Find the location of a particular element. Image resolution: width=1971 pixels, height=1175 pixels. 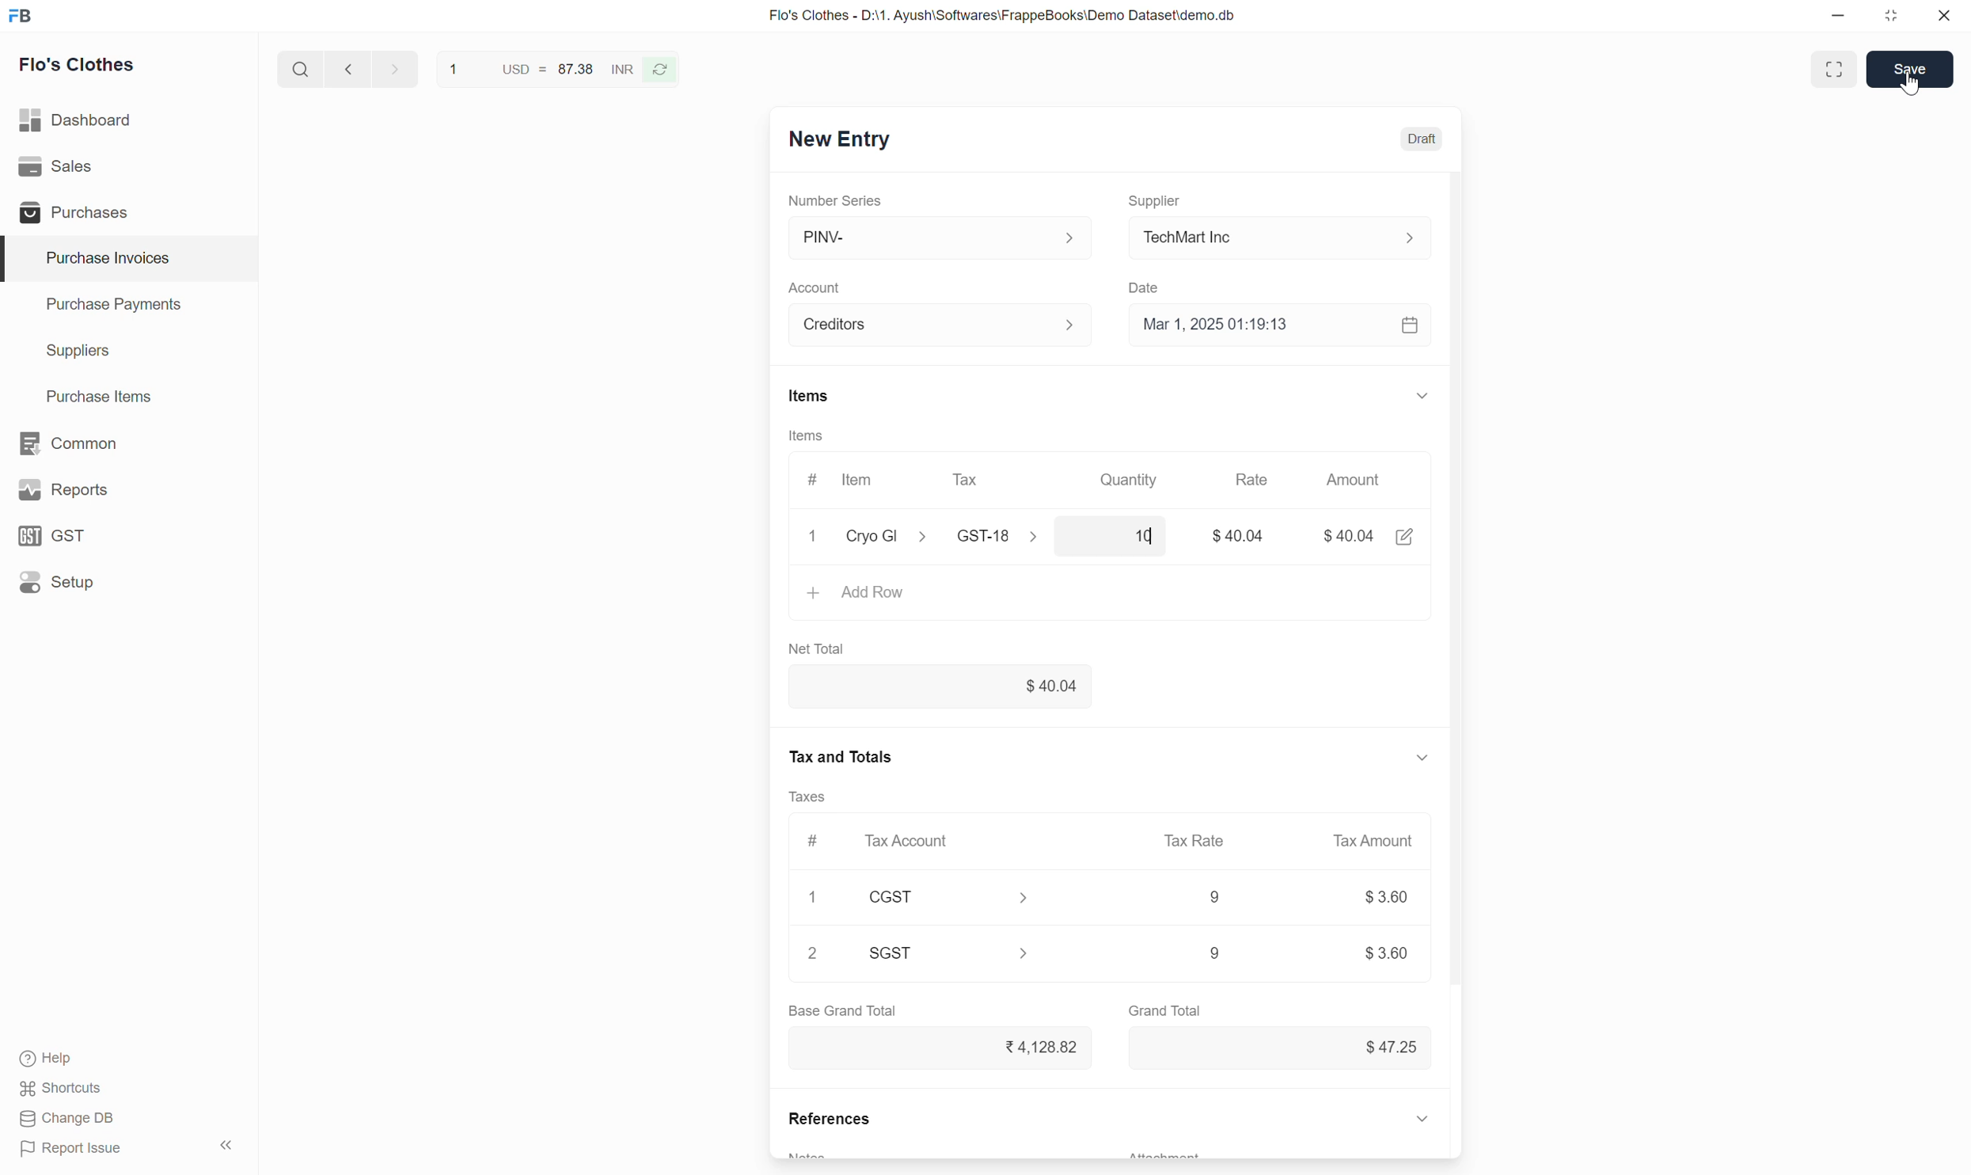

Number Series is located at coordinates (844, 199).